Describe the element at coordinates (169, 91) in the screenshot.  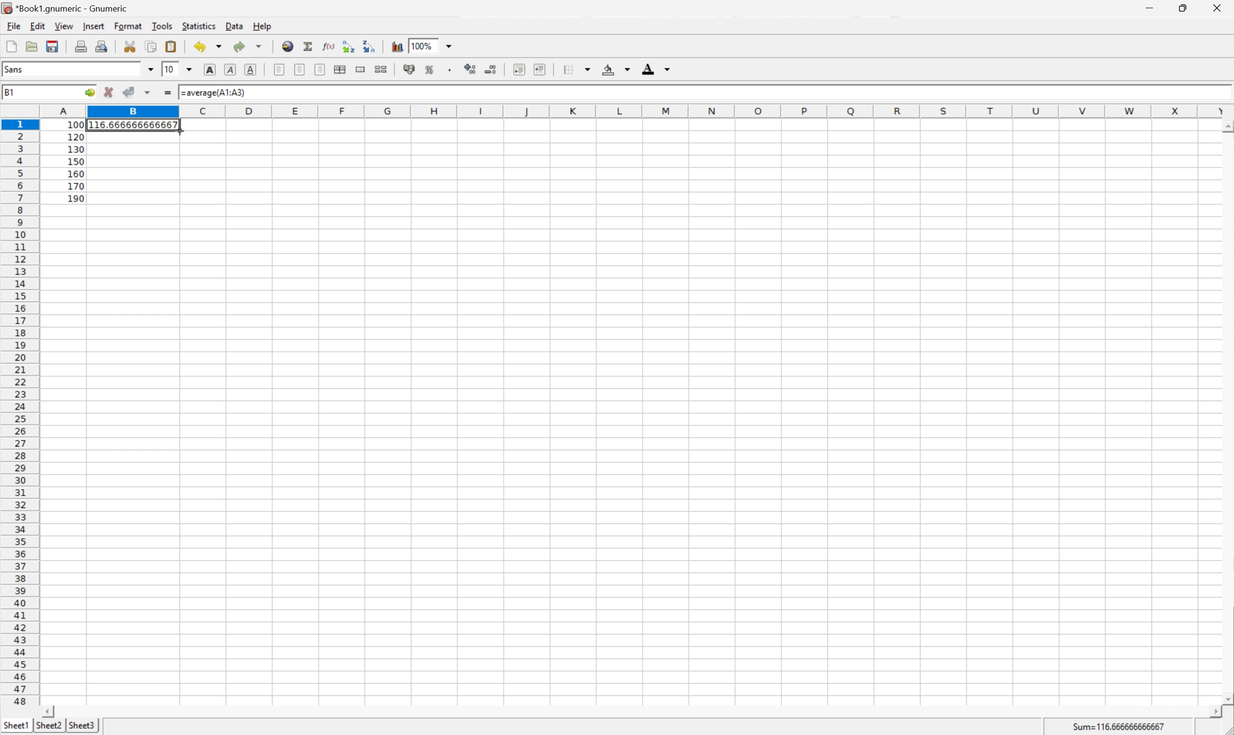
I see `Enter formula` at that location.